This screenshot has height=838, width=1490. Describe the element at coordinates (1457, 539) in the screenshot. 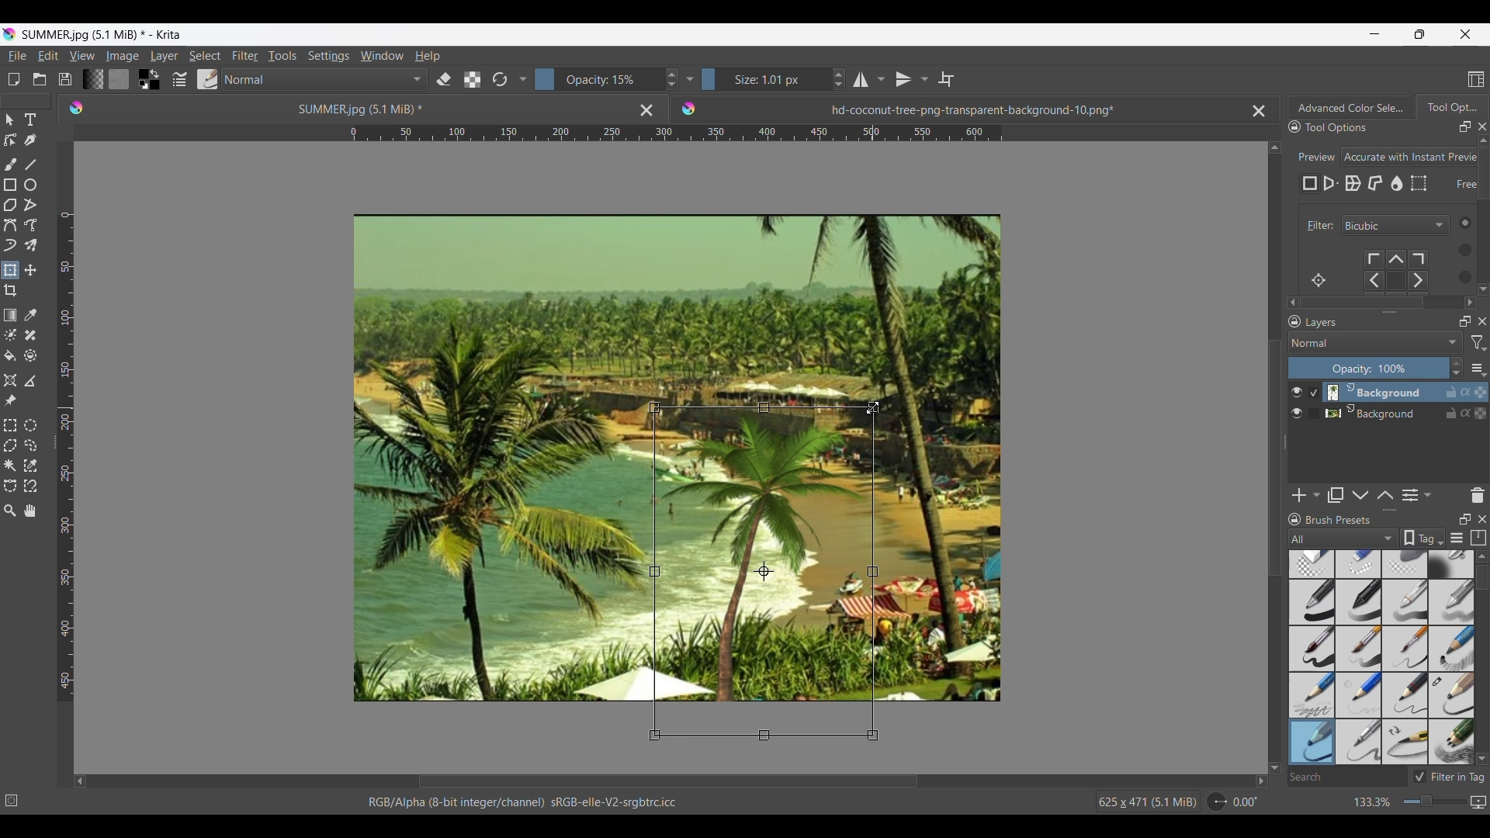

I see `Display settings` at that location.